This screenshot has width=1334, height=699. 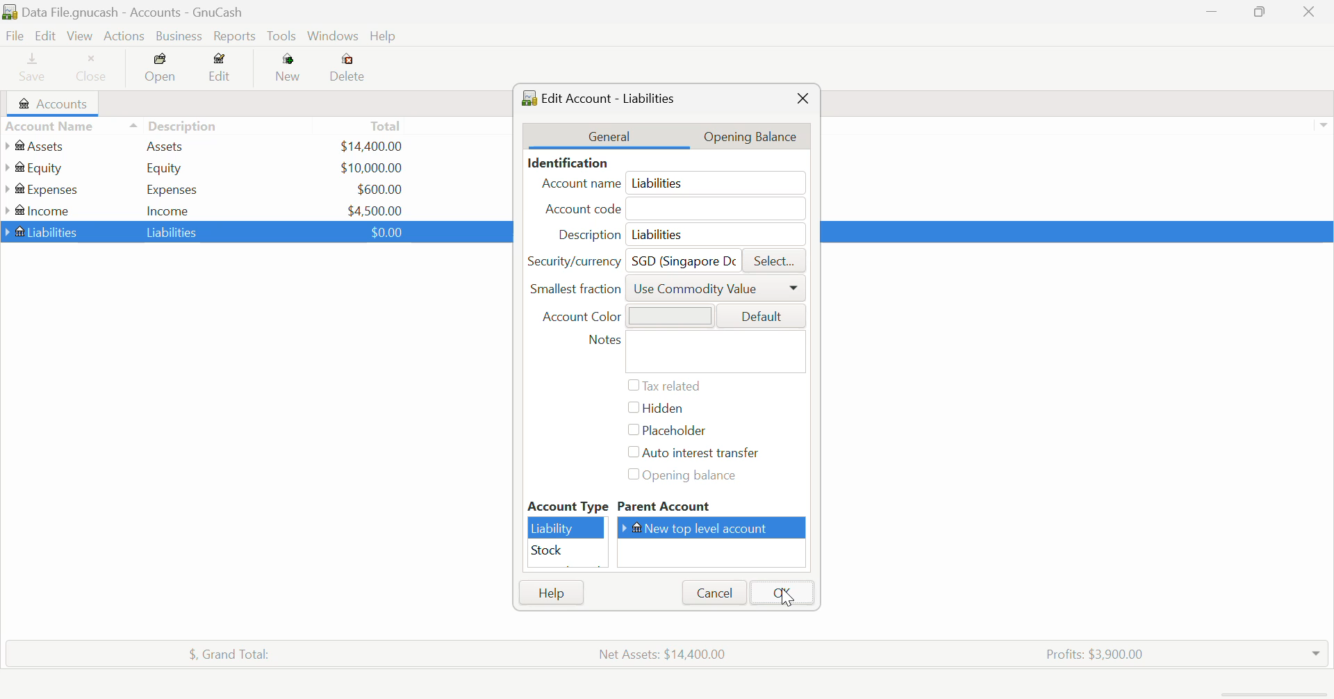 I want to click on General tab Open, so click(x=609, y=135).